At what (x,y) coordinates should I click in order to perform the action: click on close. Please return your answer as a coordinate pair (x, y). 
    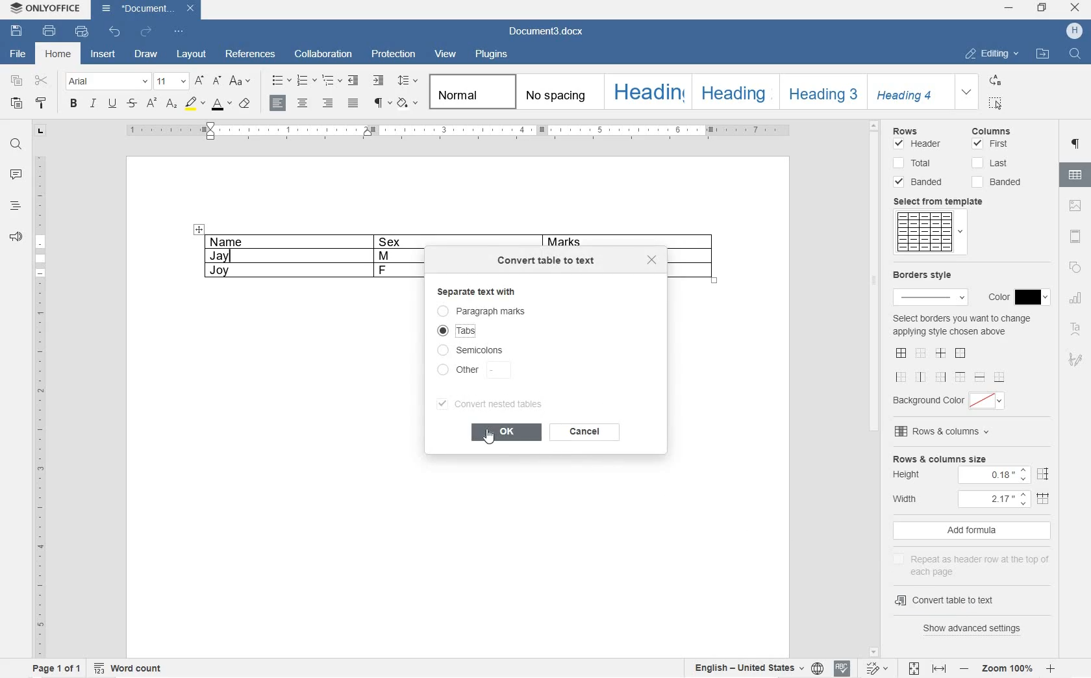
    Looking at the image, I should click on (655, 261).